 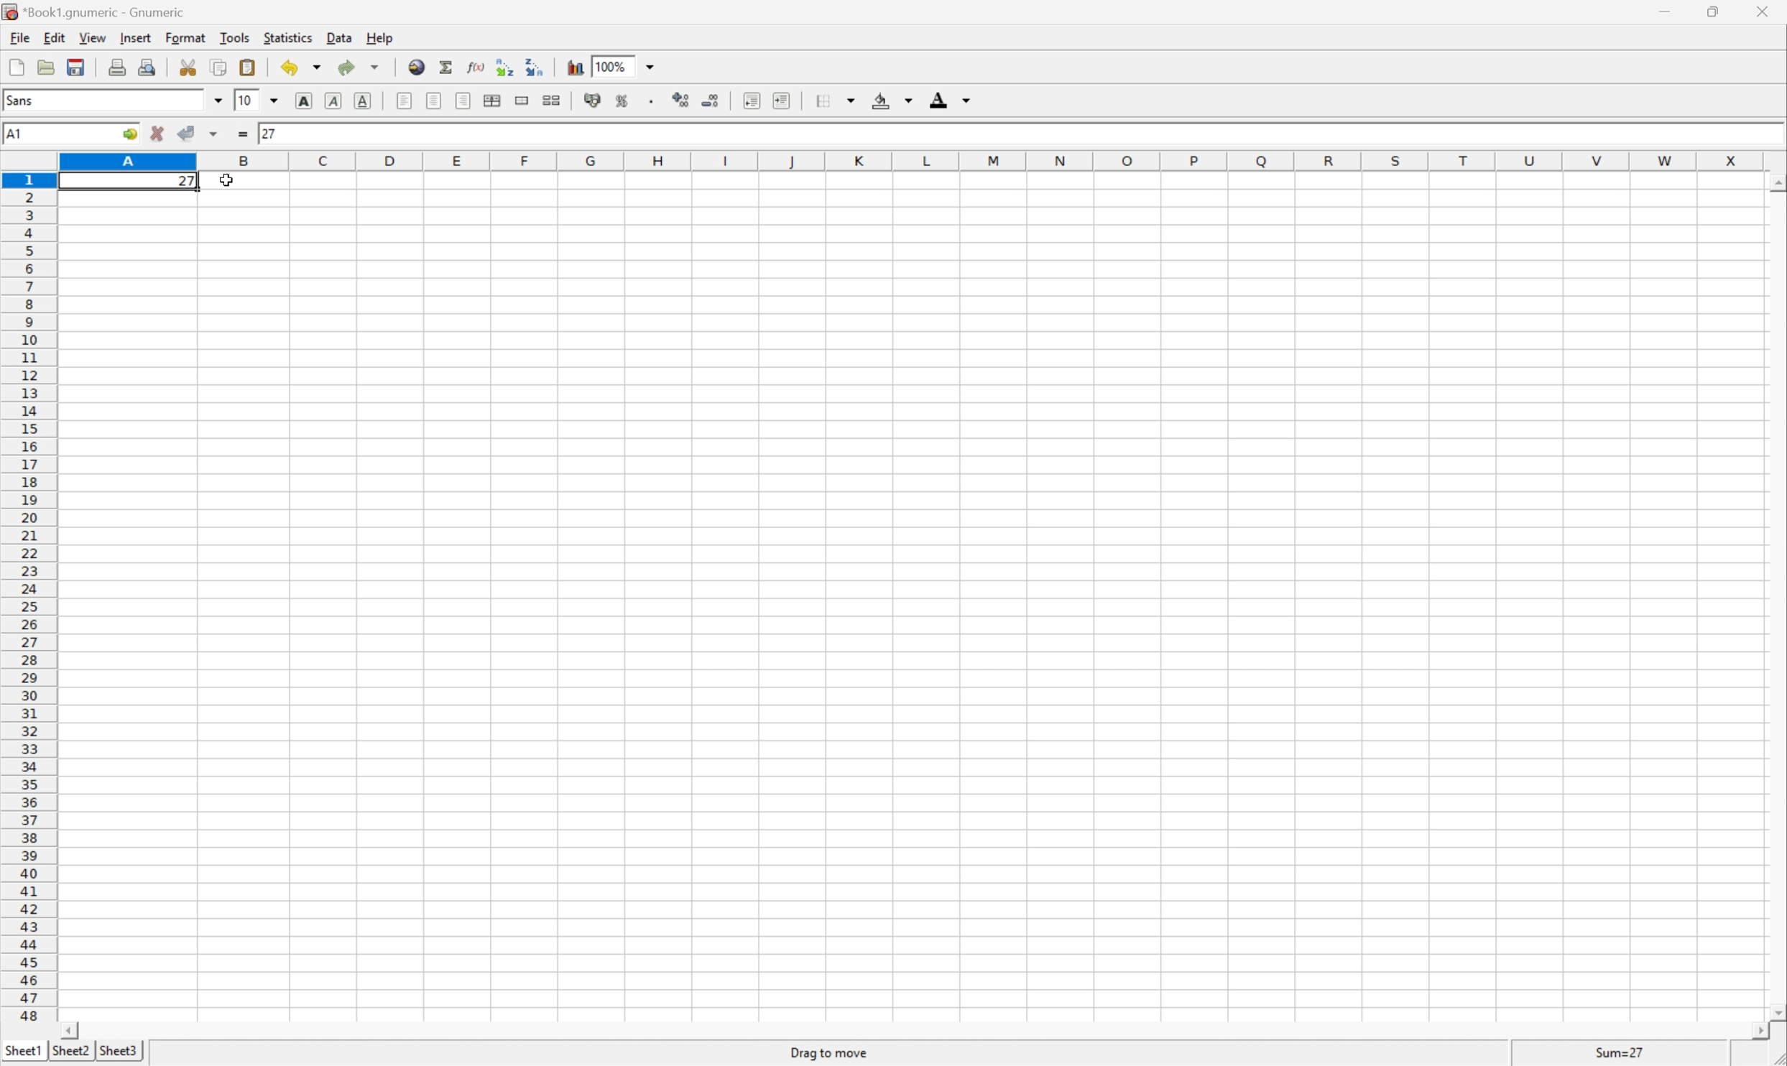 What do you see at coordinates (28, 596) in the screenshot?
I see `Row Number` at bounding box center [28, 596].